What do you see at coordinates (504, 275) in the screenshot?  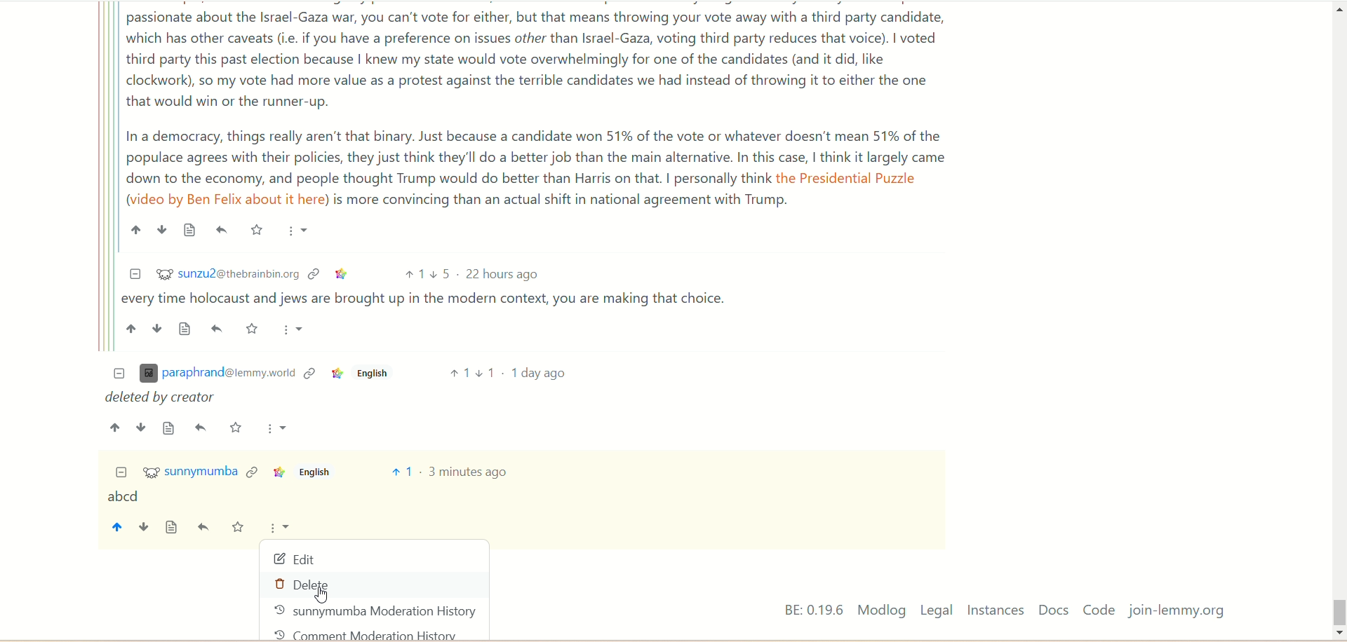 I see `22 hours ago` at bounding box center [504, 275].